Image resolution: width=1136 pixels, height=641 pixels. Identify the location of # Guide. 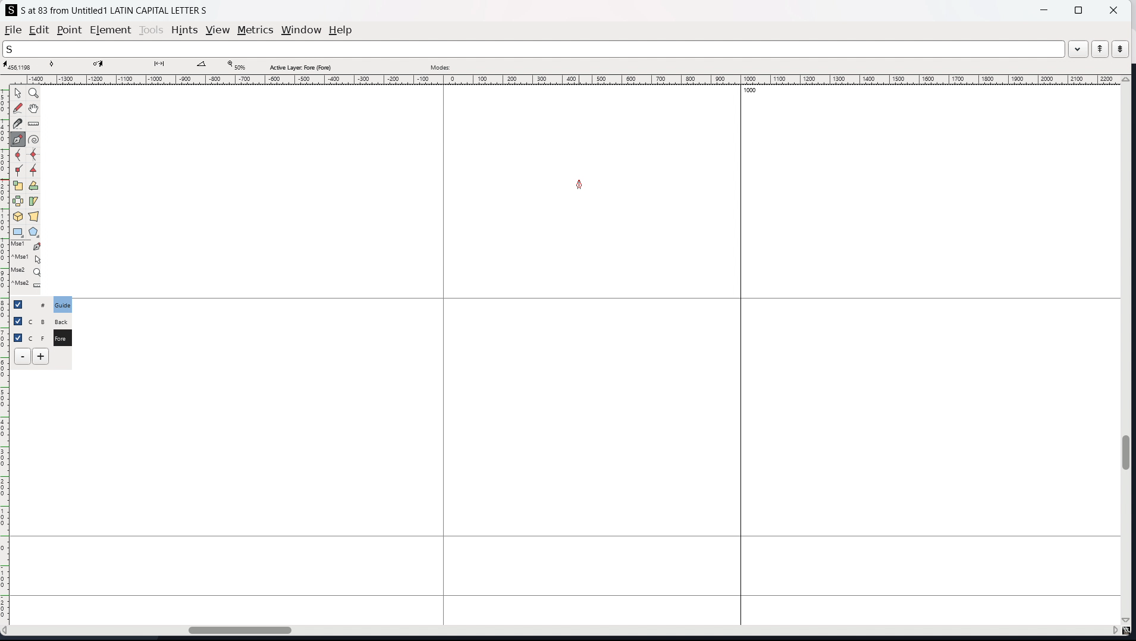
(64, 304).